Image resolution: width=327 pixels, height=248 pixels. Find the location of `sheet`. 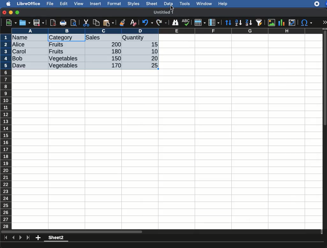

sheet is located at coordinates (152, 3).